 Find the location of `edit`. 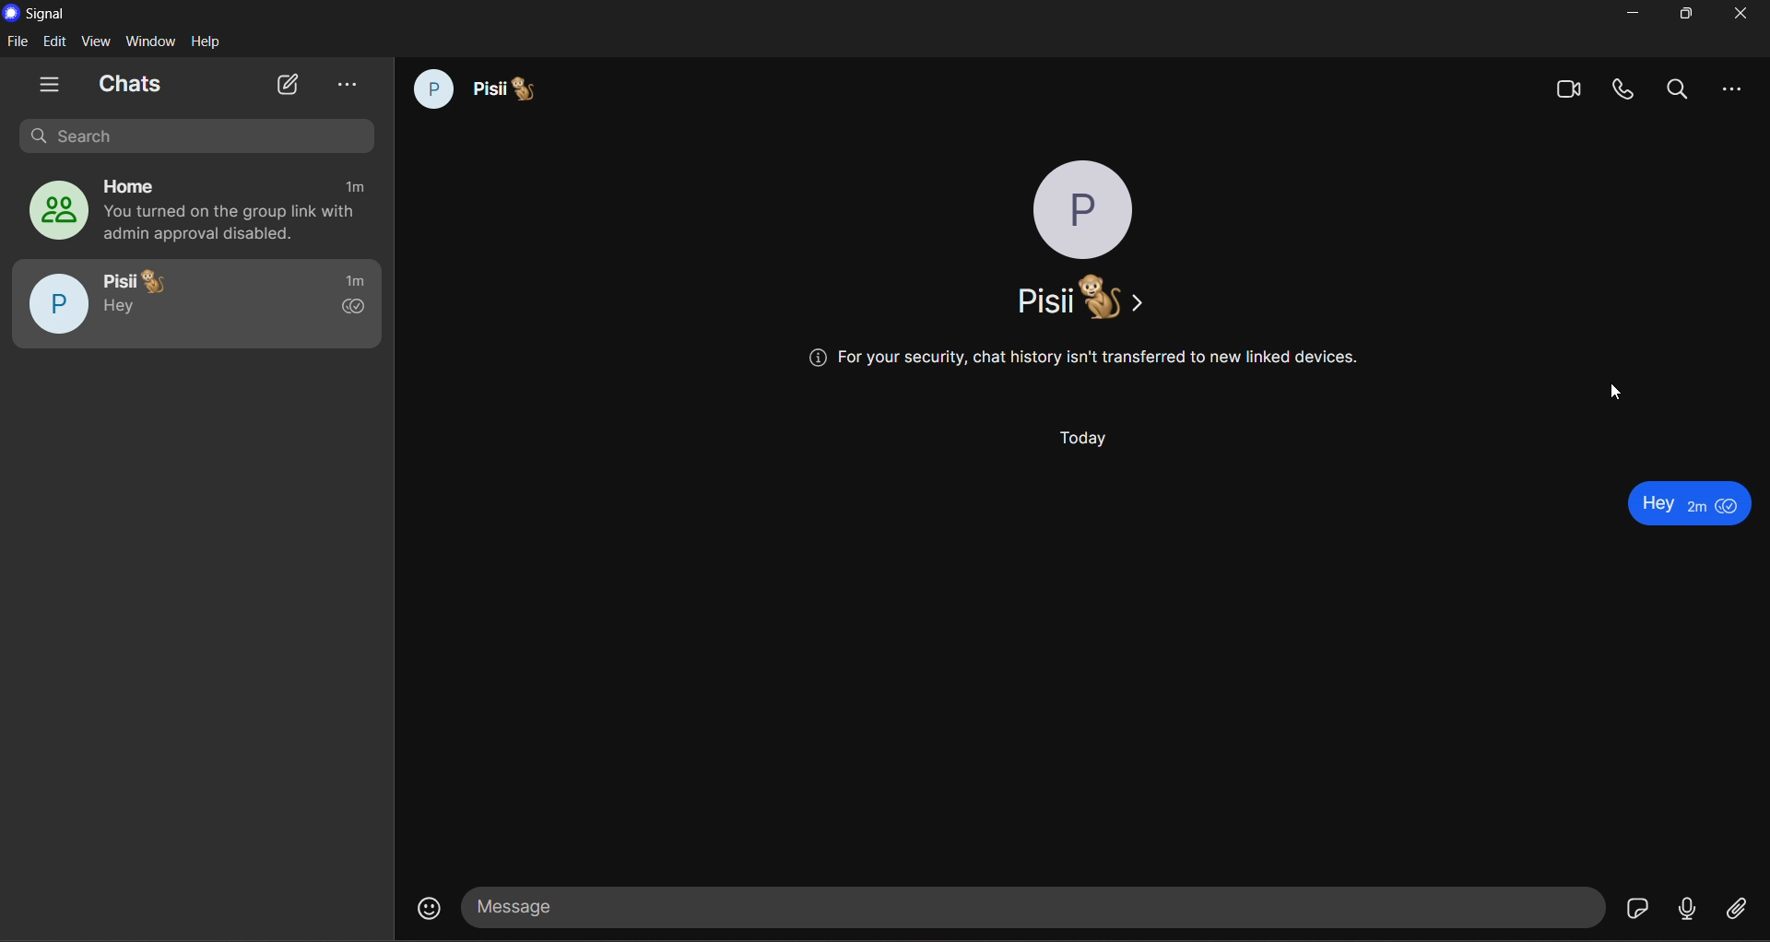

edit is located at coordinates (56, 41).